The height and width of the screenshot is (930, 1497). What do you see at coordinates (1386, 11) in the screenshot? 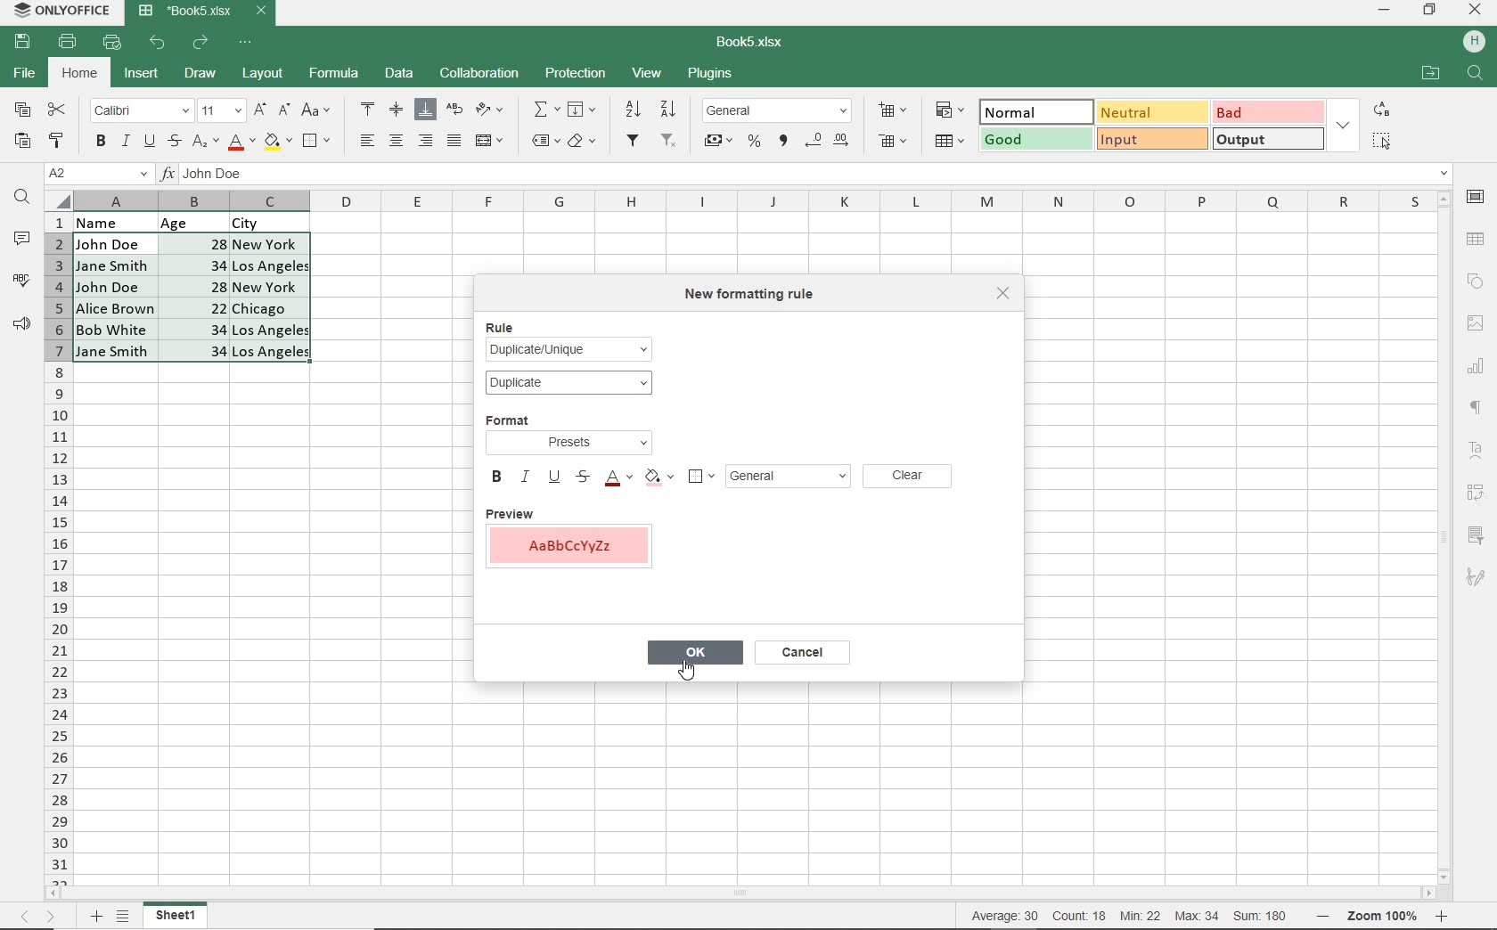
I see `MINIMIZE` at bounding box center [1386, 11].